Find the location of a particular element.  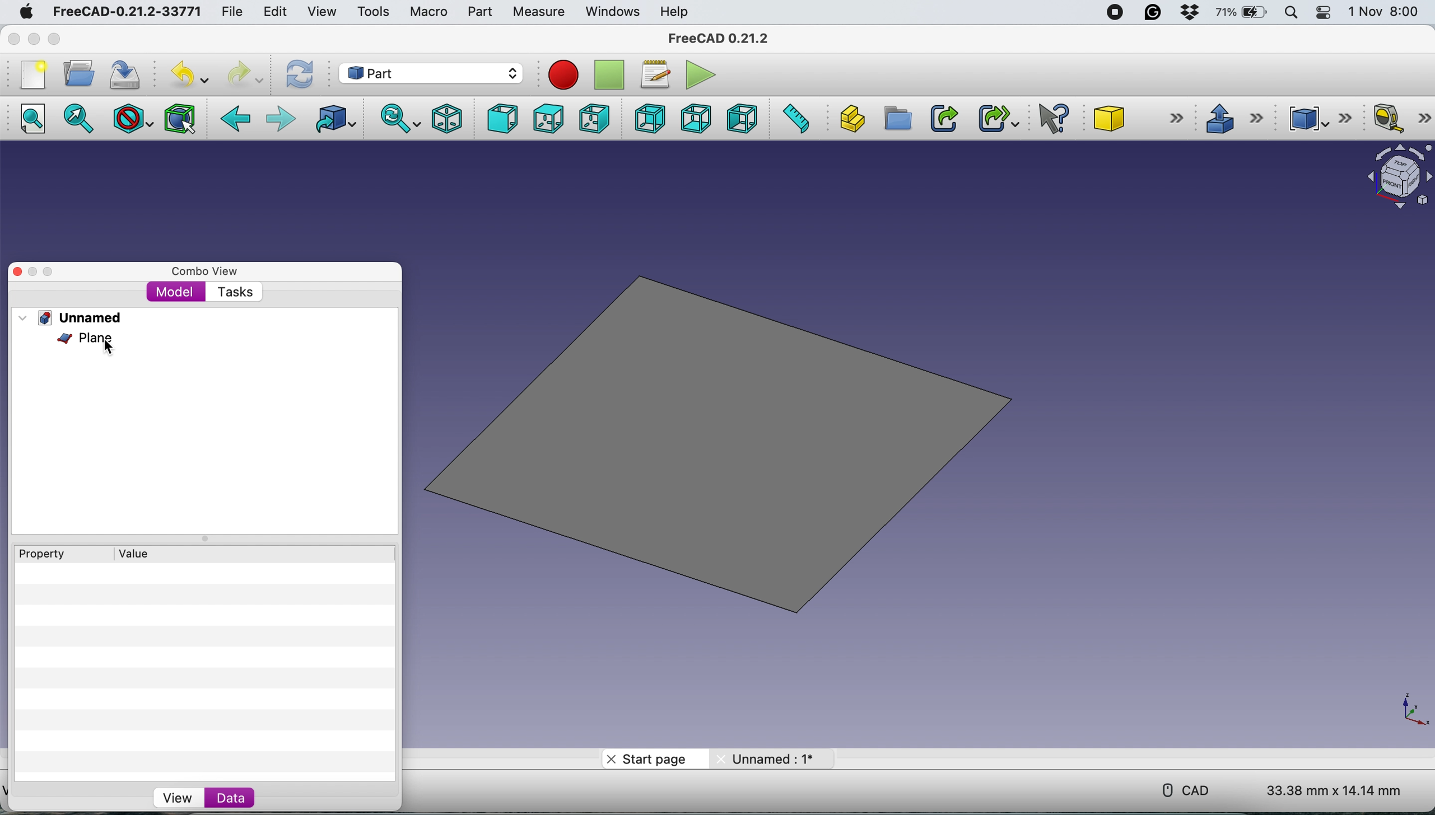

system logo is located at coordinates (25, 12).